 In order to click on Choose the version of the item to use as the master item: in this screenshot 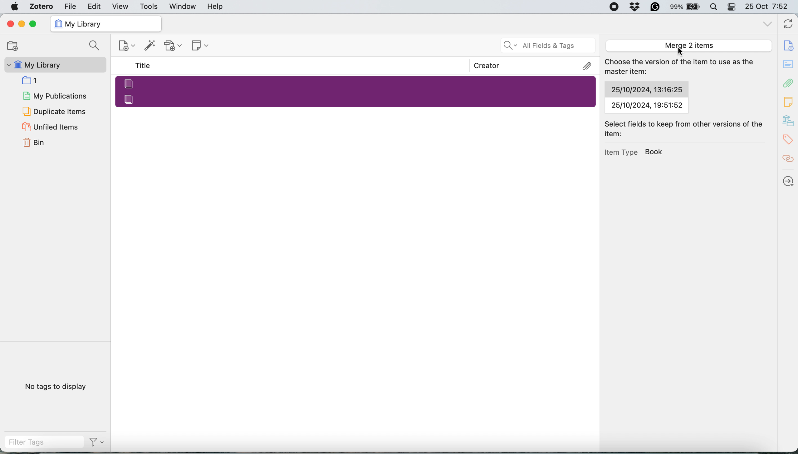, I will do `click(682, 67)`.